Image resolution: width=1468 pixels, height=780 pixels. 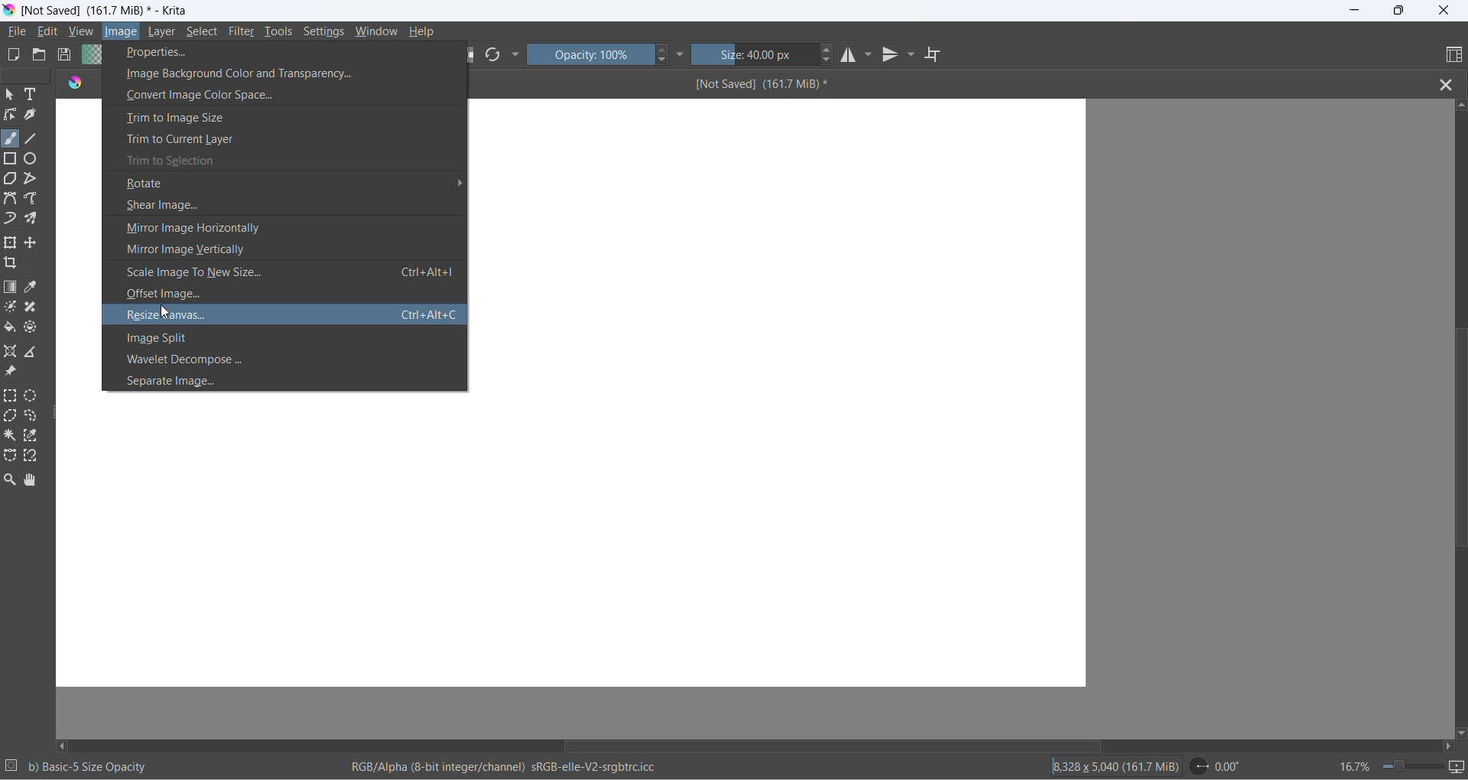 I want to click on close, so click(x=1444, y=11).